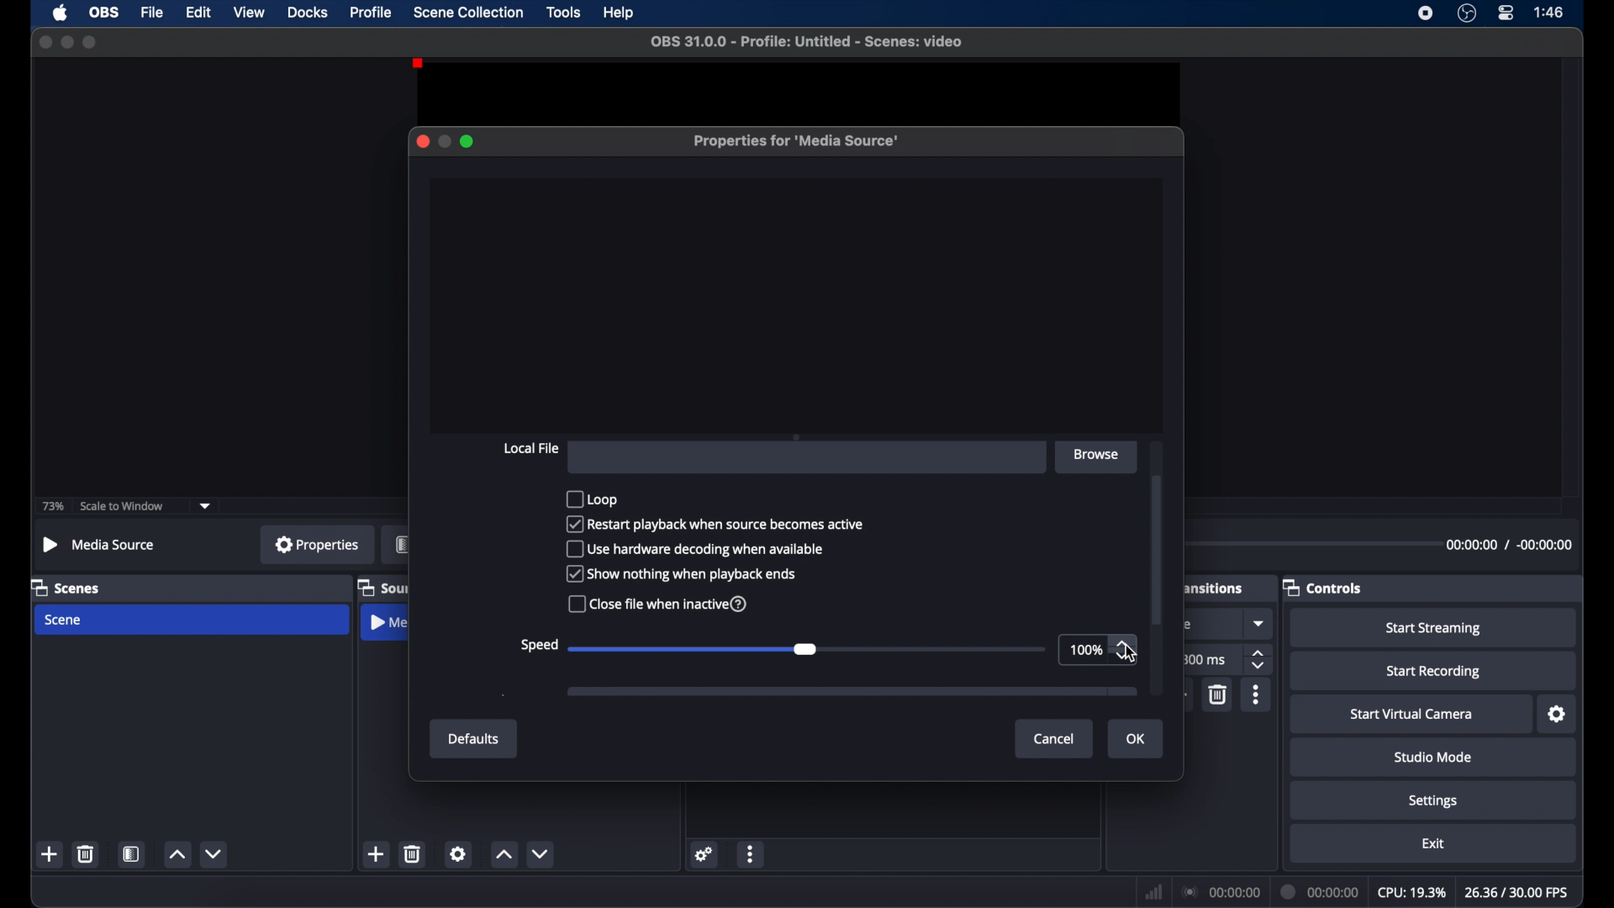 The width and height of the screenshot is (1614, 908). What do you see at coordinates (1321, 589) in the screenshot?
I see `controls` at bounding box center [1321, 589].